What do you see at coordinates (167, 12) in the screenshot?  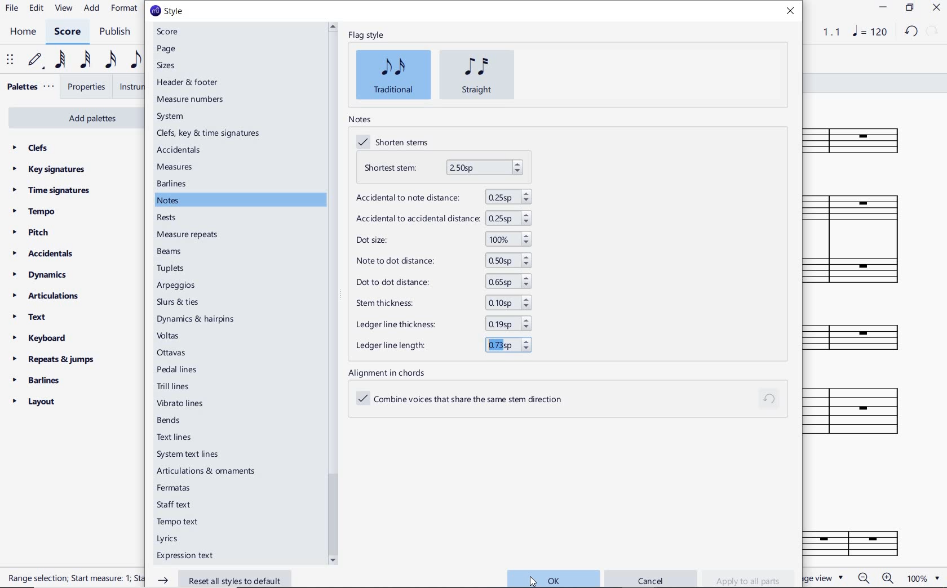 I see `style` at bounding box center [167, 12].